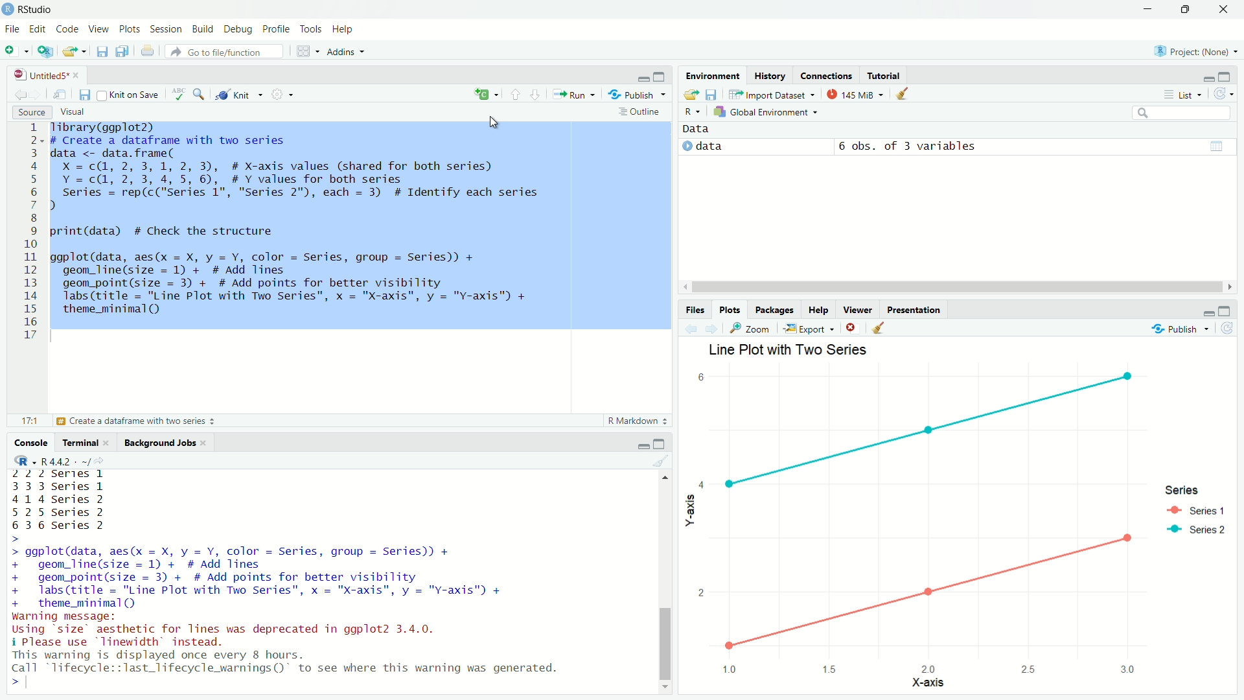 This screenshot has width=1244, height=700. What do you see at coordinates (240, 95) in the screenshot?
I see `Knit` at bounding box center [240, 95].